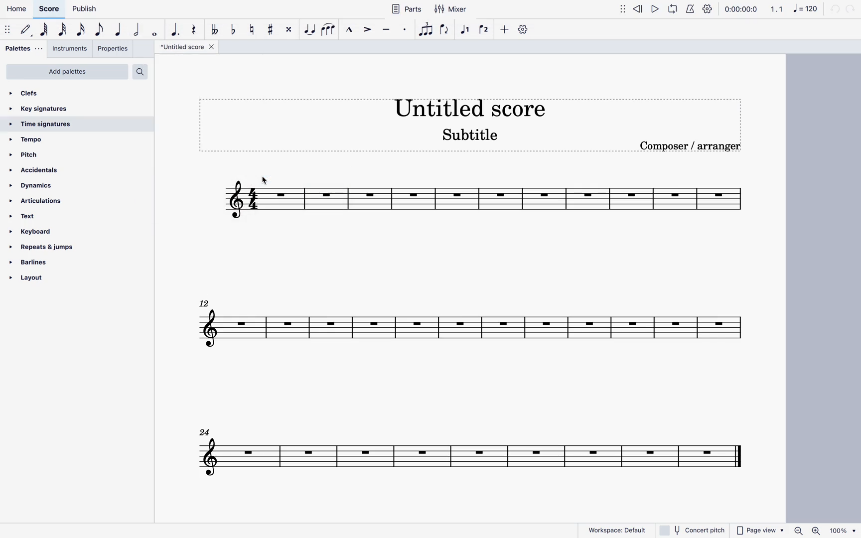 This screenshot has width=861, height=538. What do you see at coordinates (30, 140) in the screenshot?
I see `tempo` at bounding box center [30, 140].